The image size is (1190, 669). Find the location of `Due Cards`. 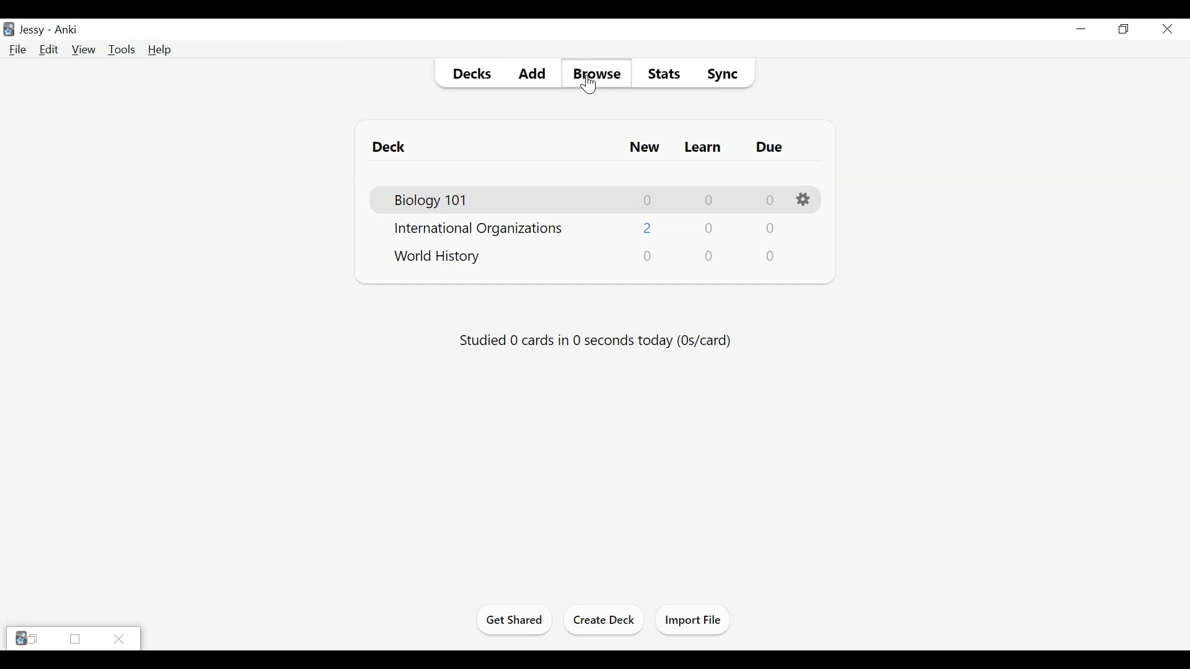

Due Cards is located at coordinates (769, 147).